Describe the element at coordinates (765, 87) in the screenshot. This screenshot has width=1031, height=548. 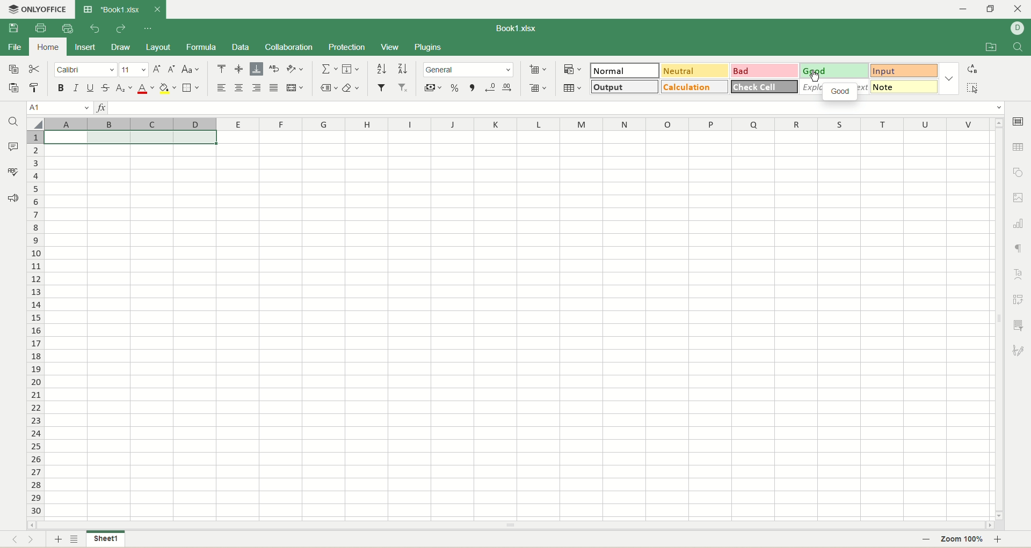
I see `check cell` at that location.